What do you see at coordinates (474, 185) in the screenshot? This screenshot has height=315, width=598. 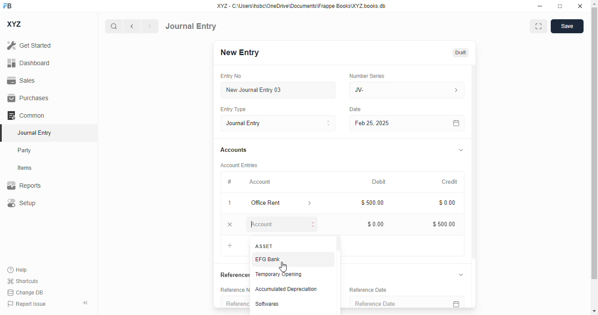 I see `scroll bar` at bounding box center [474, 185].